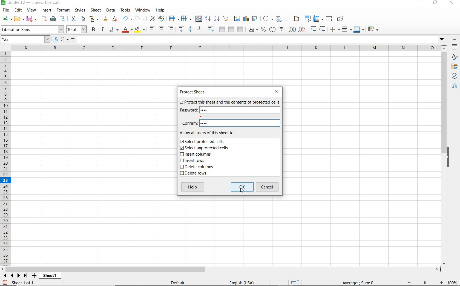 This screenshot has width=460, height=286. What do you see at coordinates (26, 39) in the screenshot?
I see `NAME BOX` at bounding box center [26, 39].